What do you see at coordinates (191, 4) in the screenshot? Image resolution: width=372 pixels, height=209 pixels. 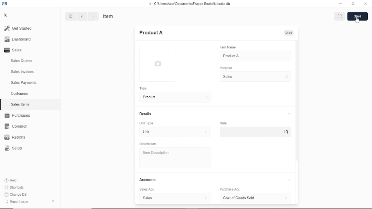 I see `K -C\Users\Acer\Documents\ Frappe Books\k books db` at bounding box center [191, 4].